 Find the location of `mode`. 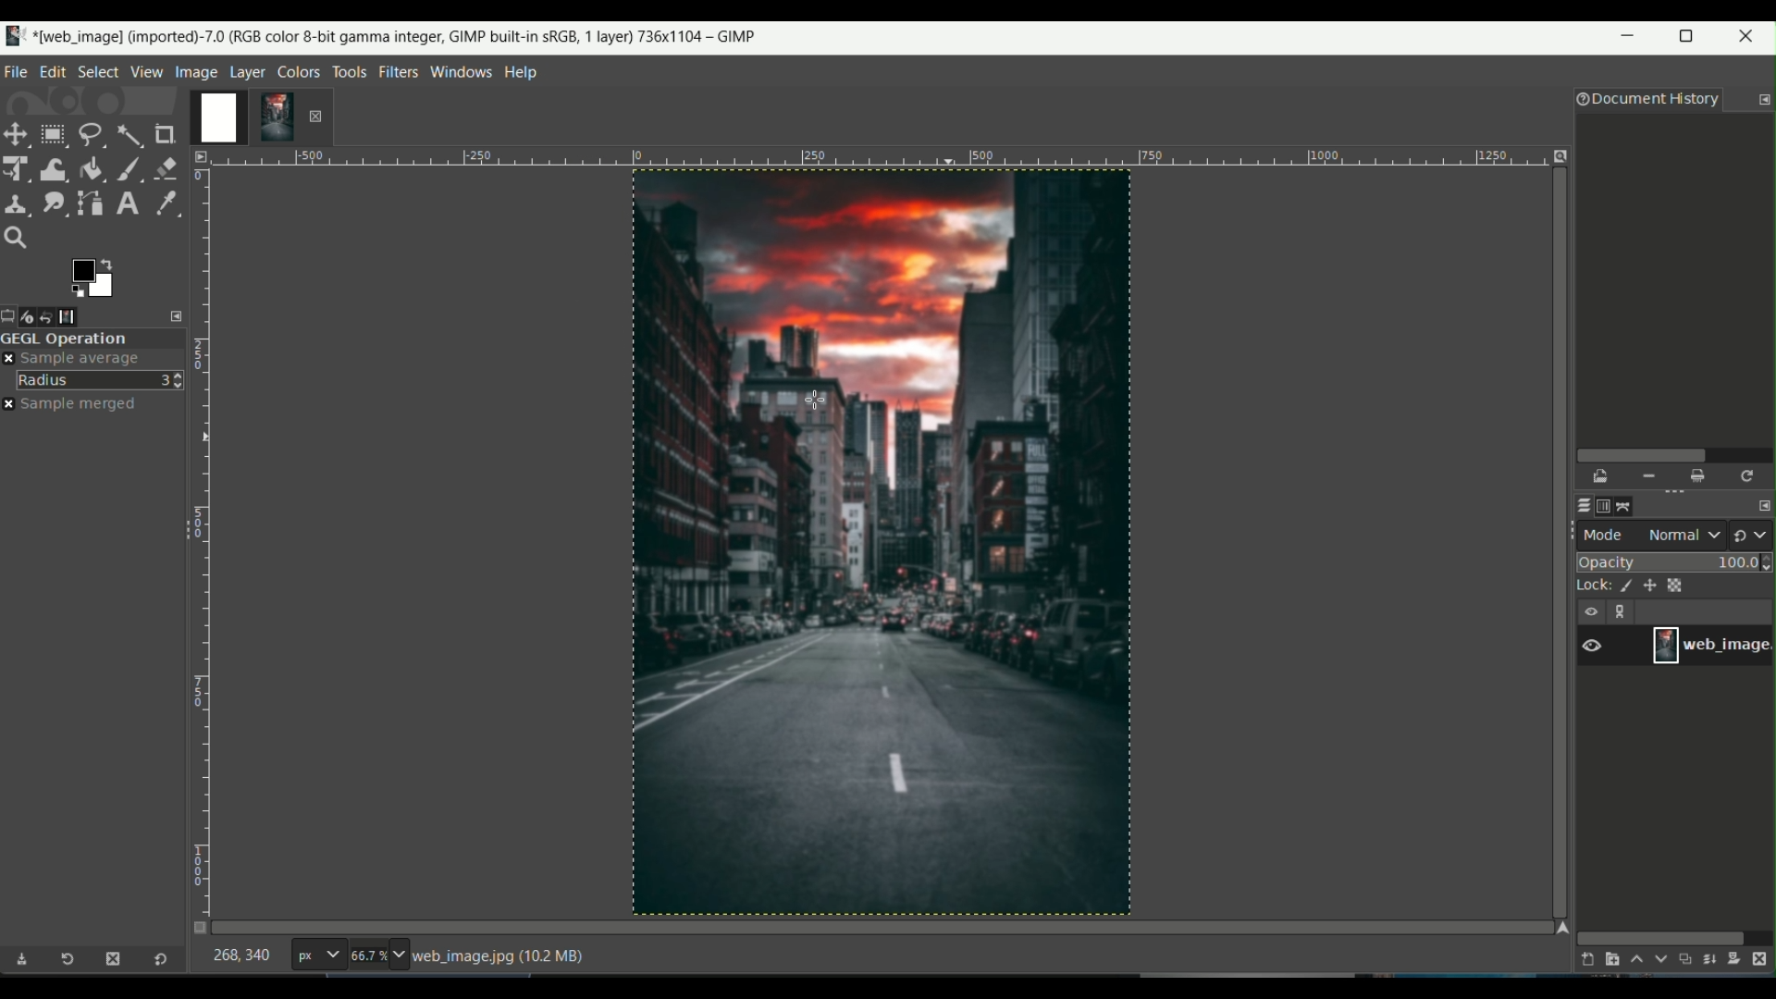

mode is located at coordinates (1653, 535).